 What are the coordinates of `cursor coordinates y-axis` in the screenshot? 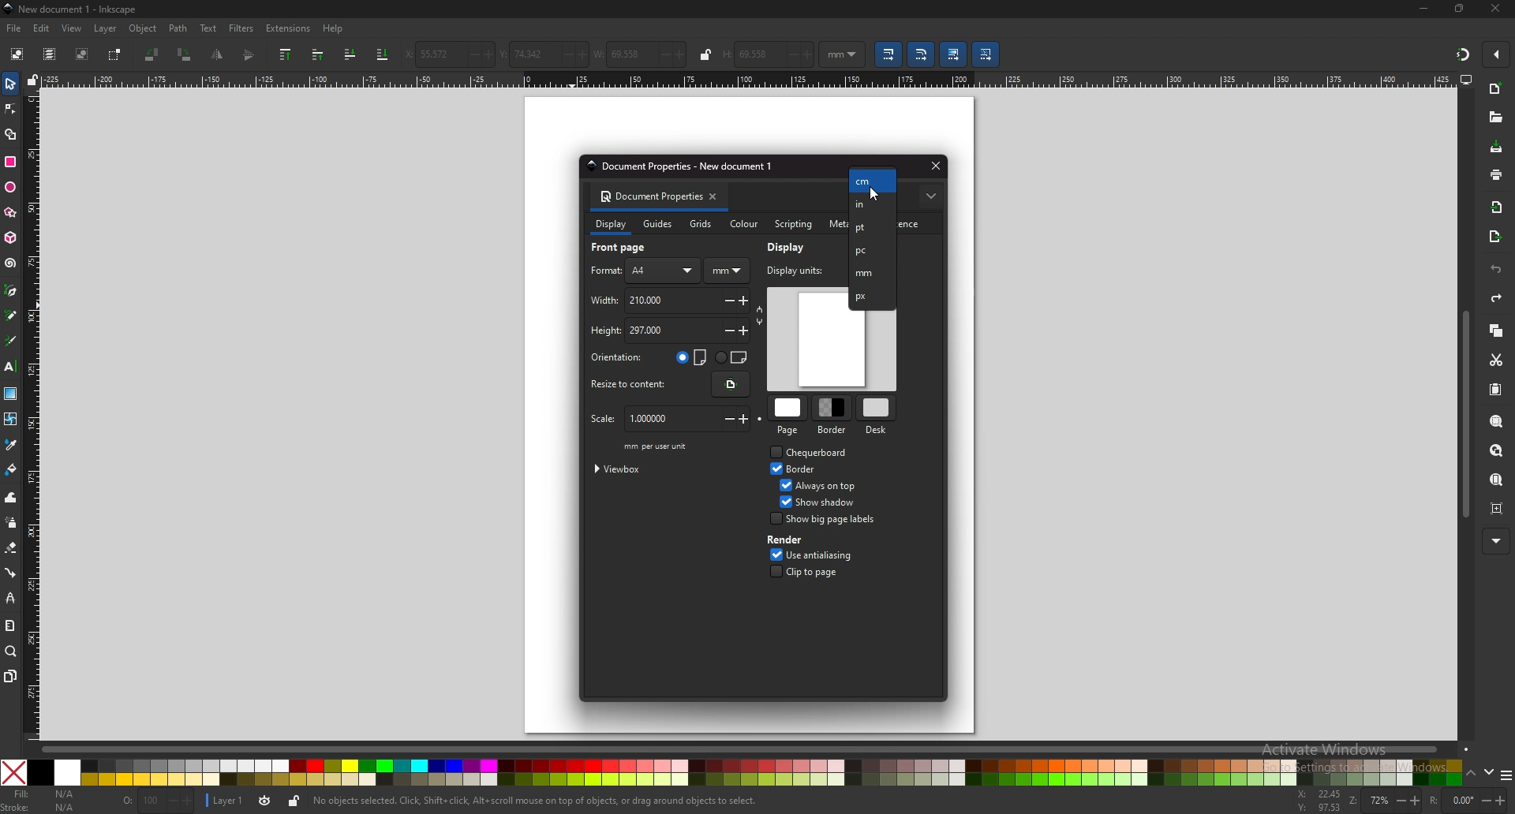 It's located at (1315, 808).